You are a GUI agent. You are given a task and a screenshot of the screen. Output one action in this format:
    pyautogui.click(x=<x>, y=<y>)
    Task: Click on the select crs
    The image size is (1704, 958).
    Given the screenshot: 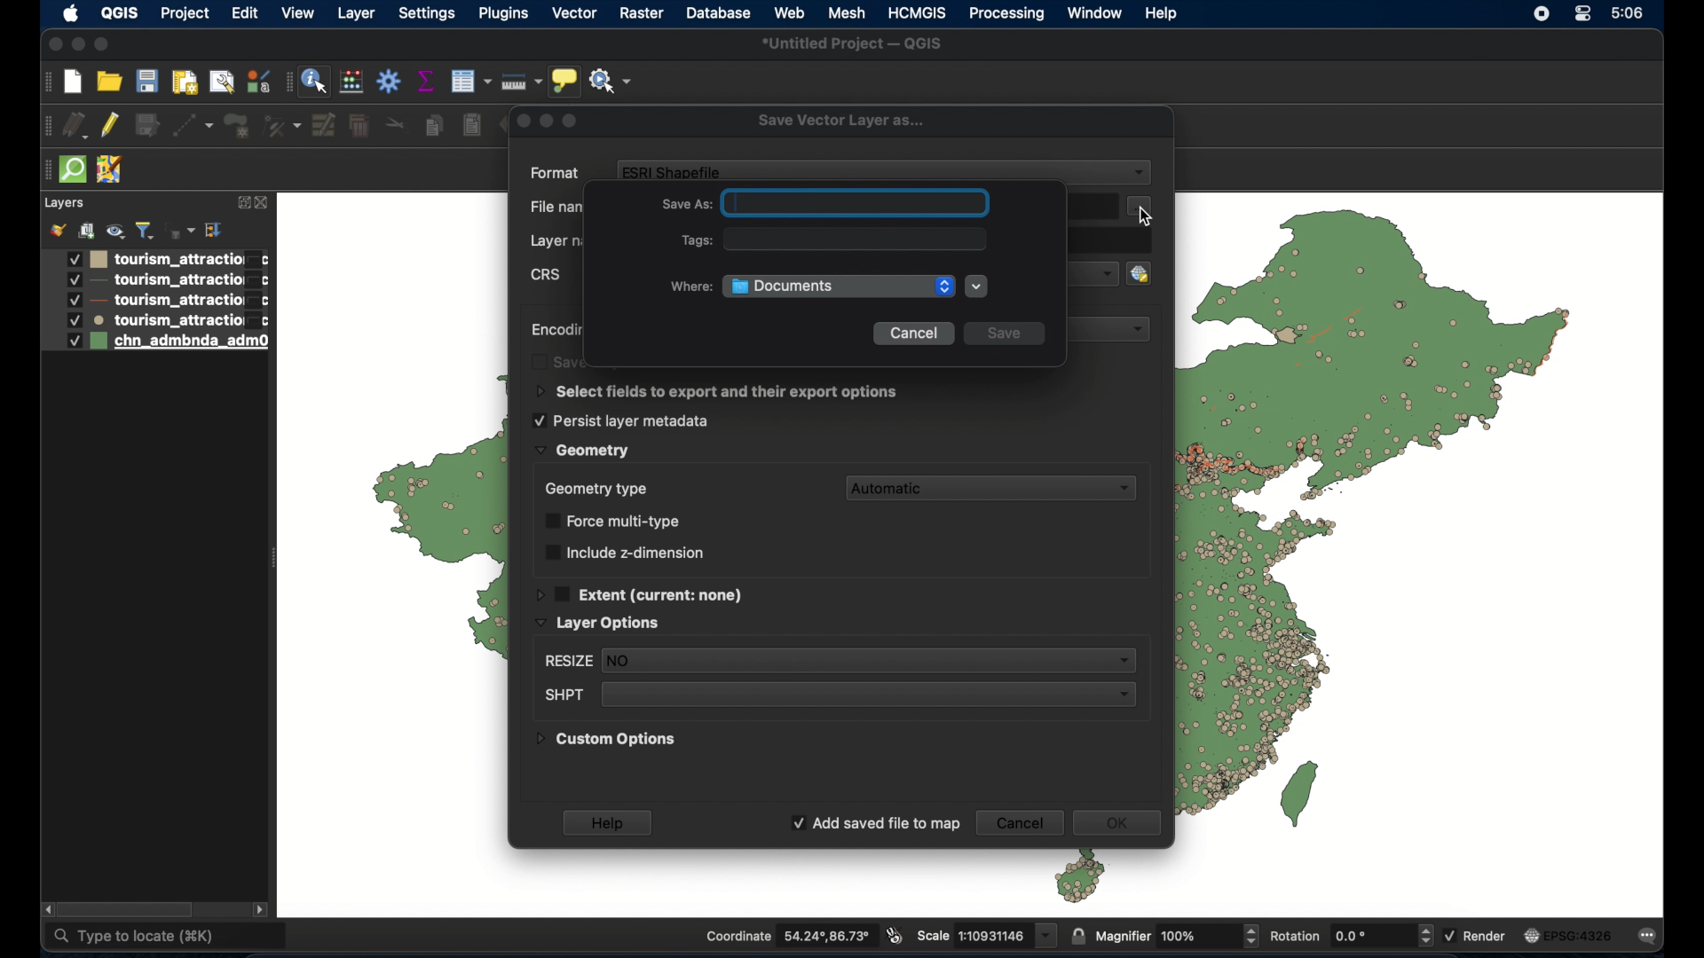 What is the action you would take?
    pyautogui.click(x=1148, y=272)
    